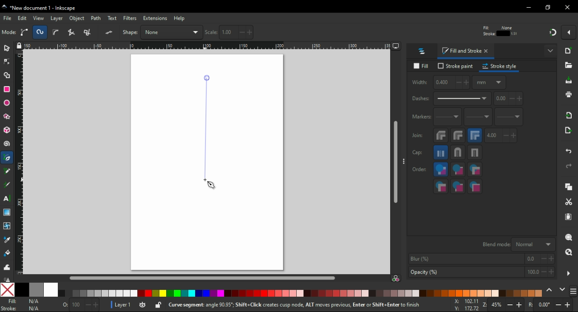 This screenshot has width=578, height=312. I want to click on new, so click(569, 50).